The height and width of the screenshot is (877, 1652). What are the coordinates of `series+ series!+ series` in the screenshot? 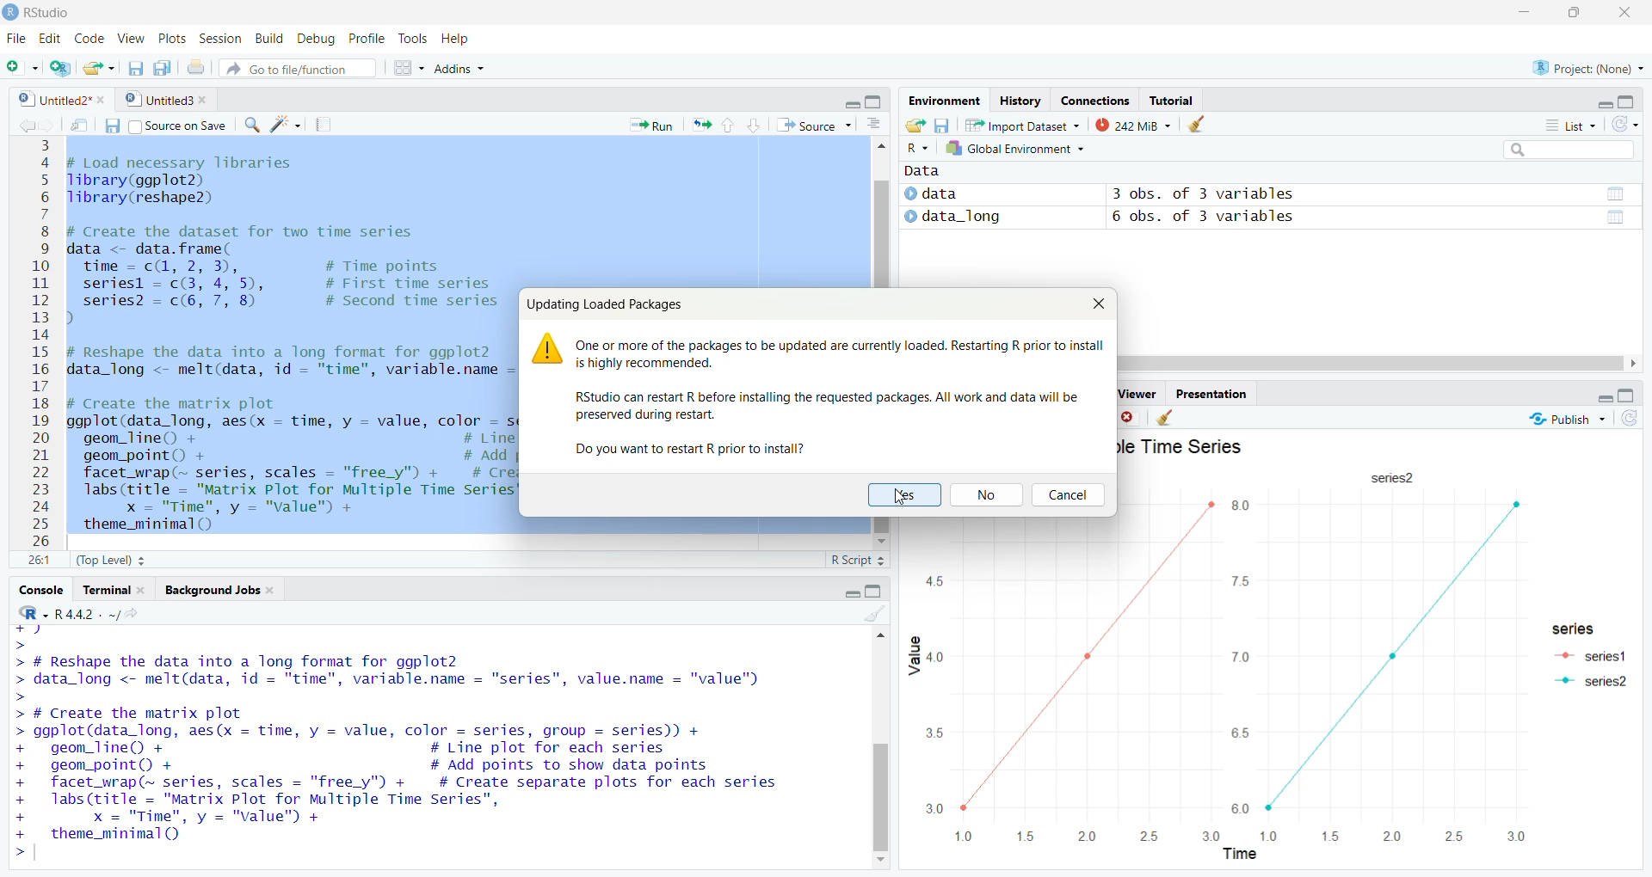 It's located at (1587, 660).